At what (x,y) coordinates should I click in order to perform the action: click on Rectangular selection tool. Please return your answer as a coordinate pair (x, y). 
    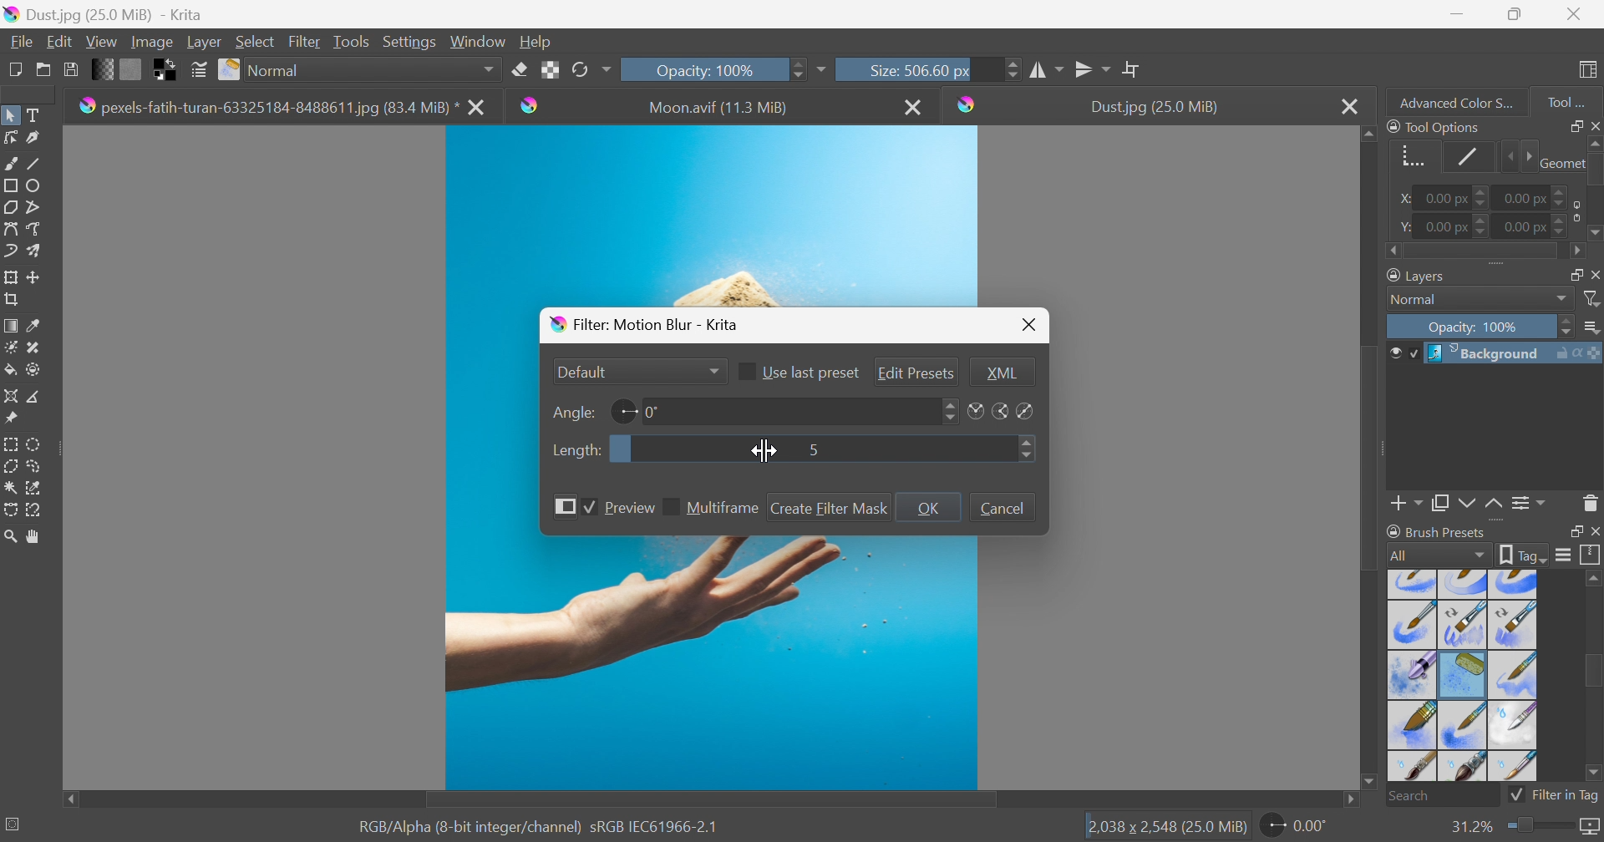
    Looking at the image, I should click on (13, 441).